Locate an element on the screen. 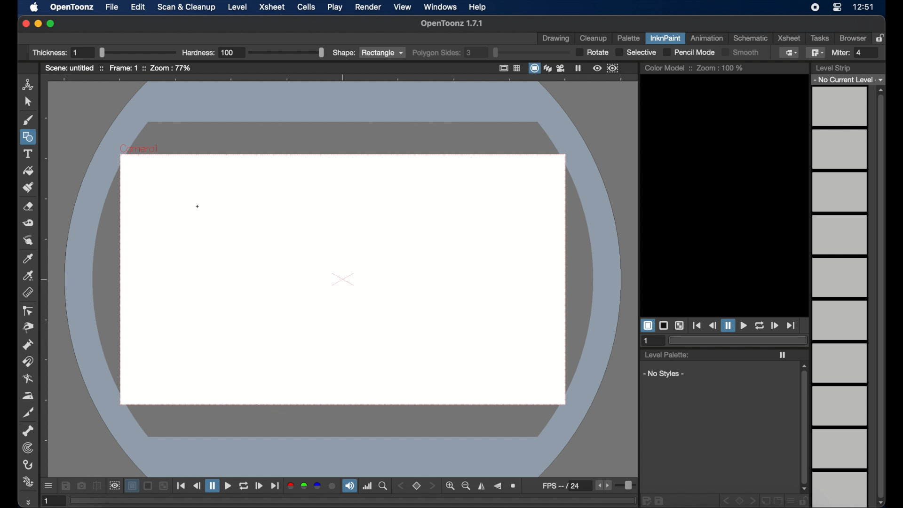 Image resolution: width=903 pixels, height=508 pixels. locator is located at coordinates (383, 486).